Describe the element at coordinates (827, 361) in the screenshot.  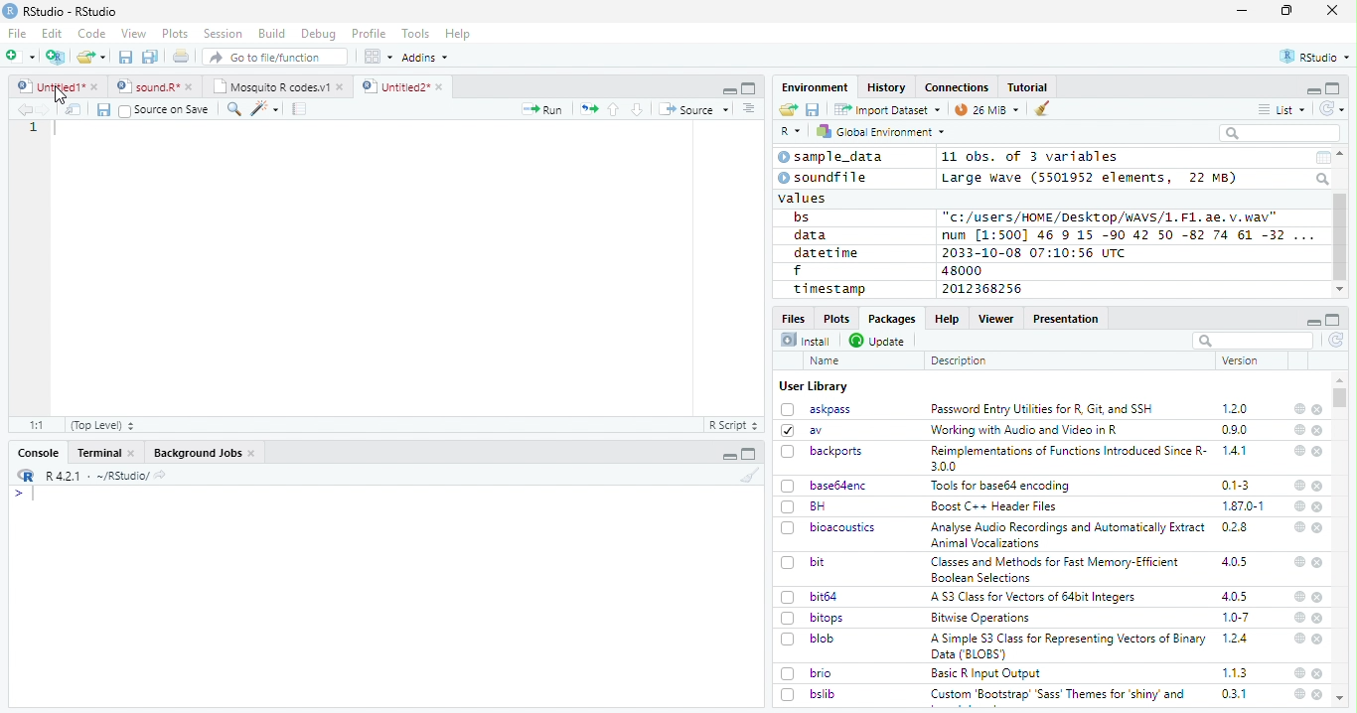
I see `Name` at that location.